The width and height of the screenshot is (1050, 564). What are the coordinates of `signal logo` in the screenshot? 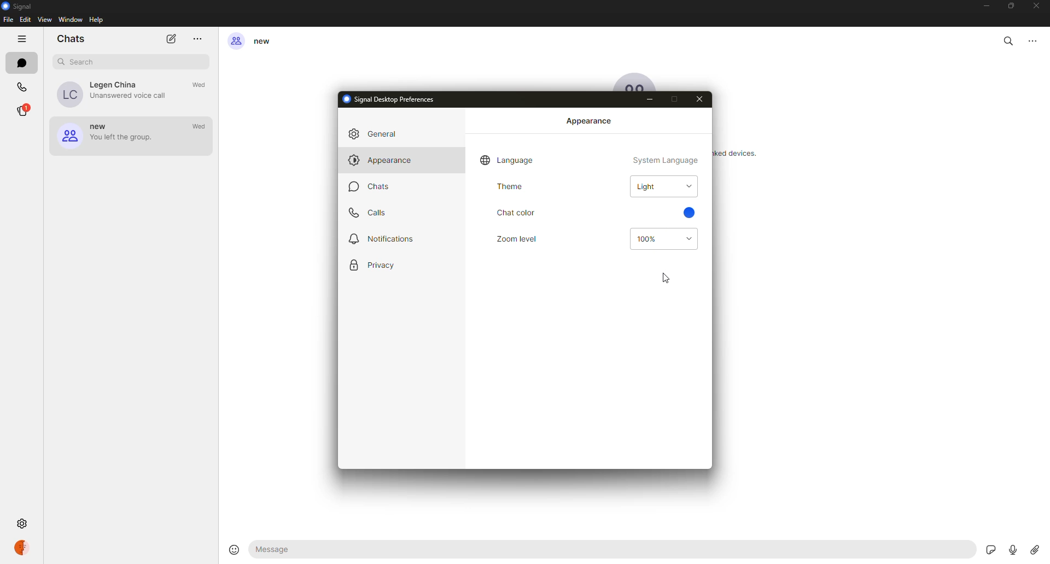 It's located at (20, 6).